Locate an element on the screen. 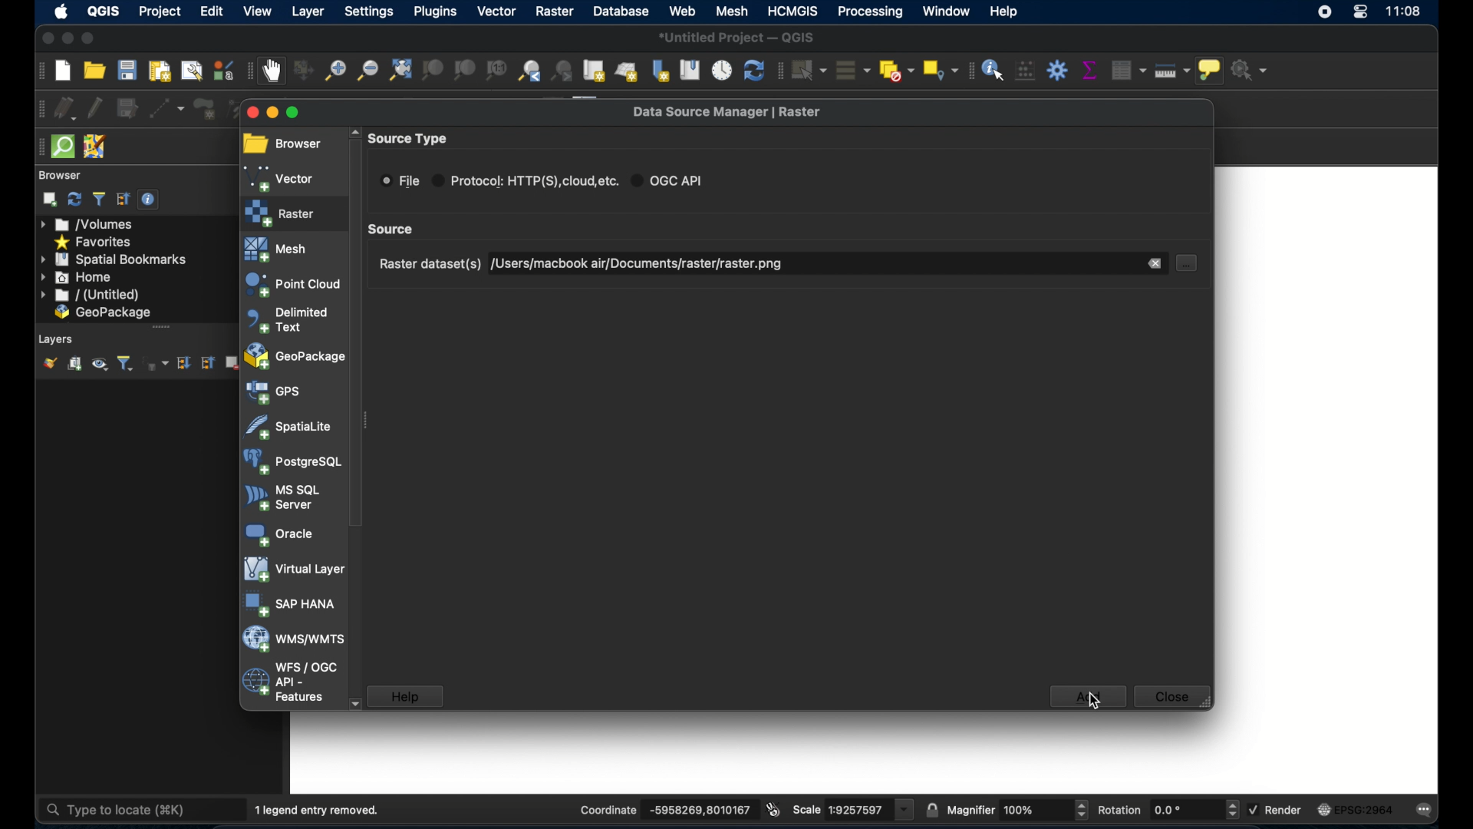 This screenshot has height=829, width=1473. dropdown is located at coordinates (905, 810).